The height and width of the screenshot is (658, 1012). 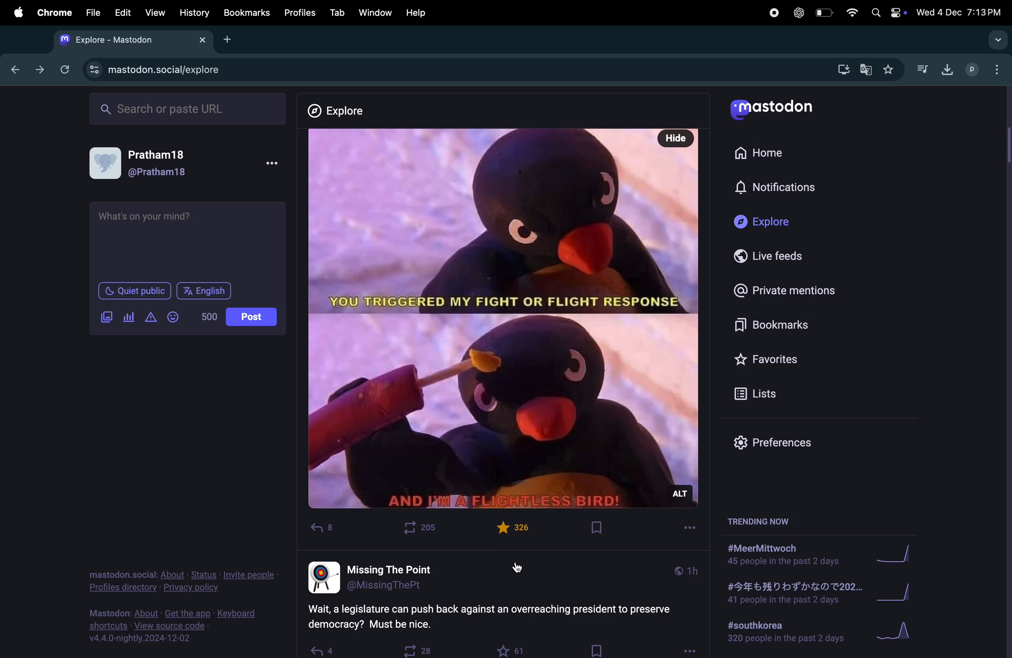 I want to click on chrome, so click(x=54, y=14).